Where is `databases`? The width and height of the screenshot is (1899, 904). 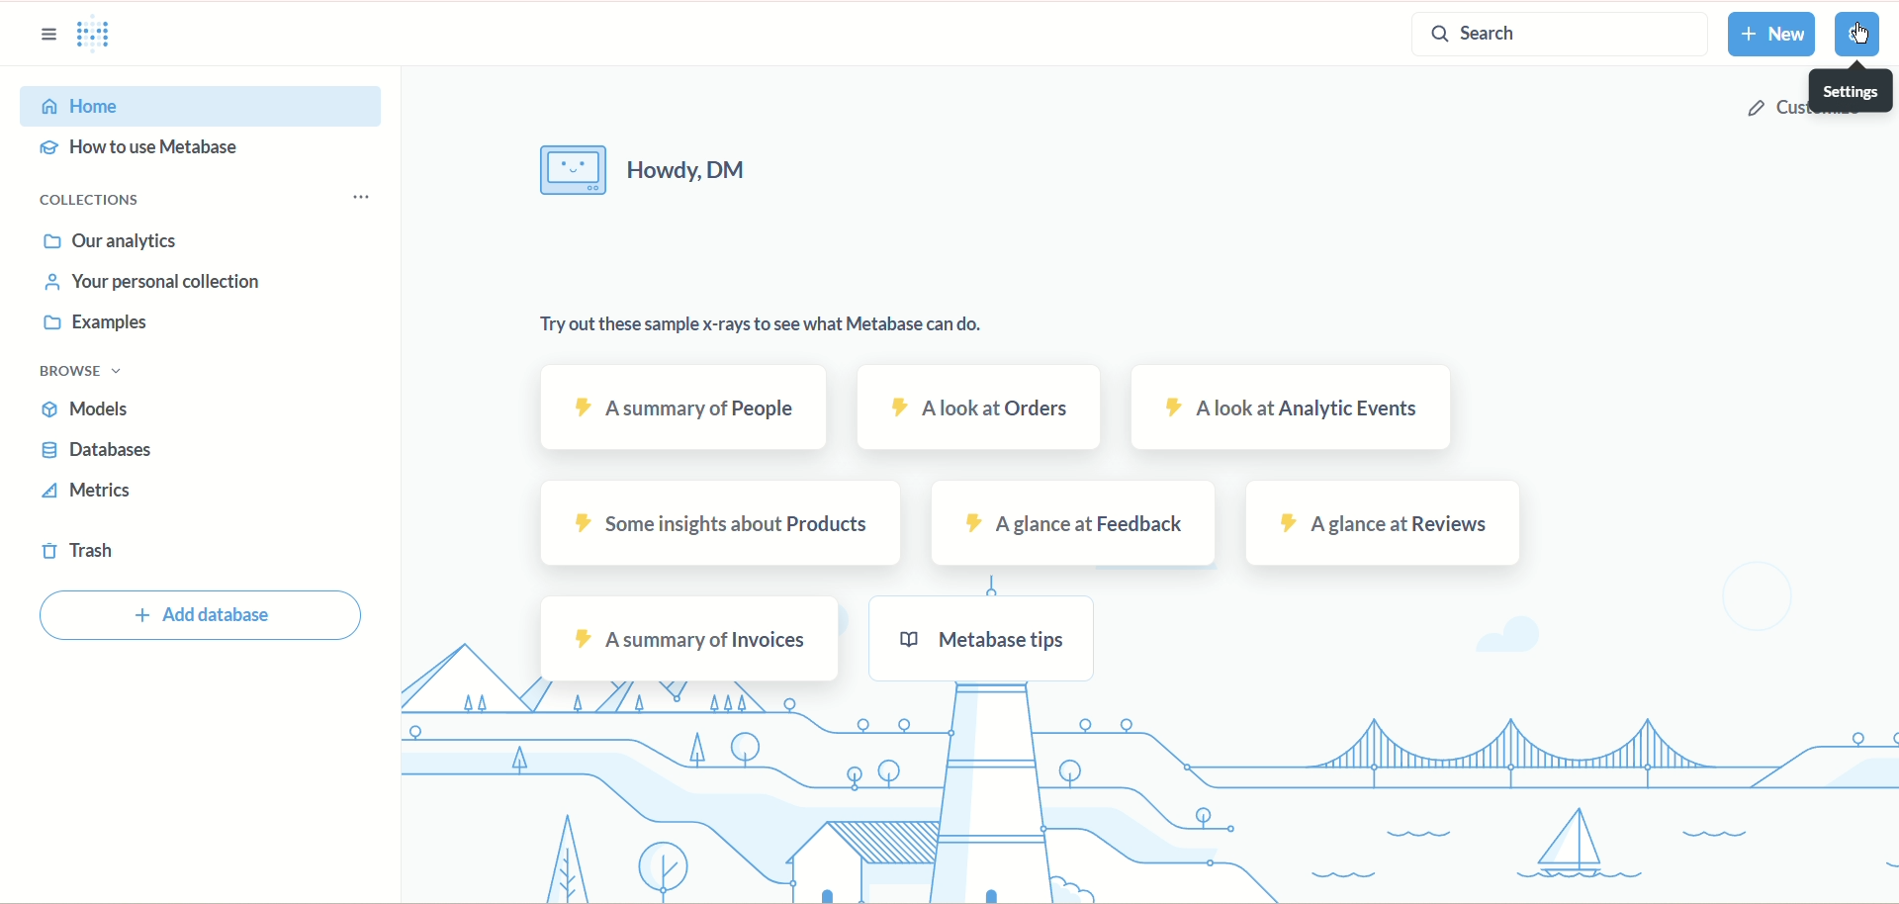
databases is located at coordinates (103, 449).